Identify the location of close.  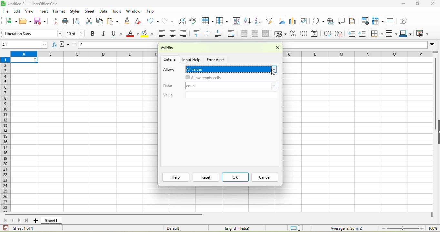
(434, 3).